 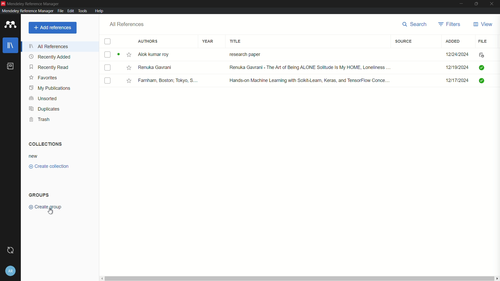 I want to click on recently added, so click(x=50, y=57).